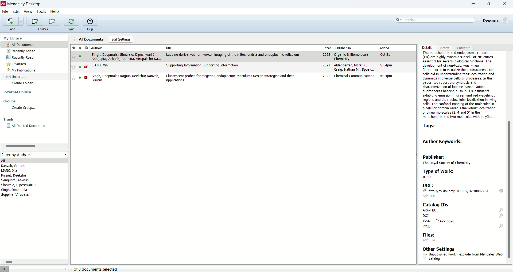  Describe the element at coordinates (24, 5) in the screenshot. I see `mendeley desktop` at that location.